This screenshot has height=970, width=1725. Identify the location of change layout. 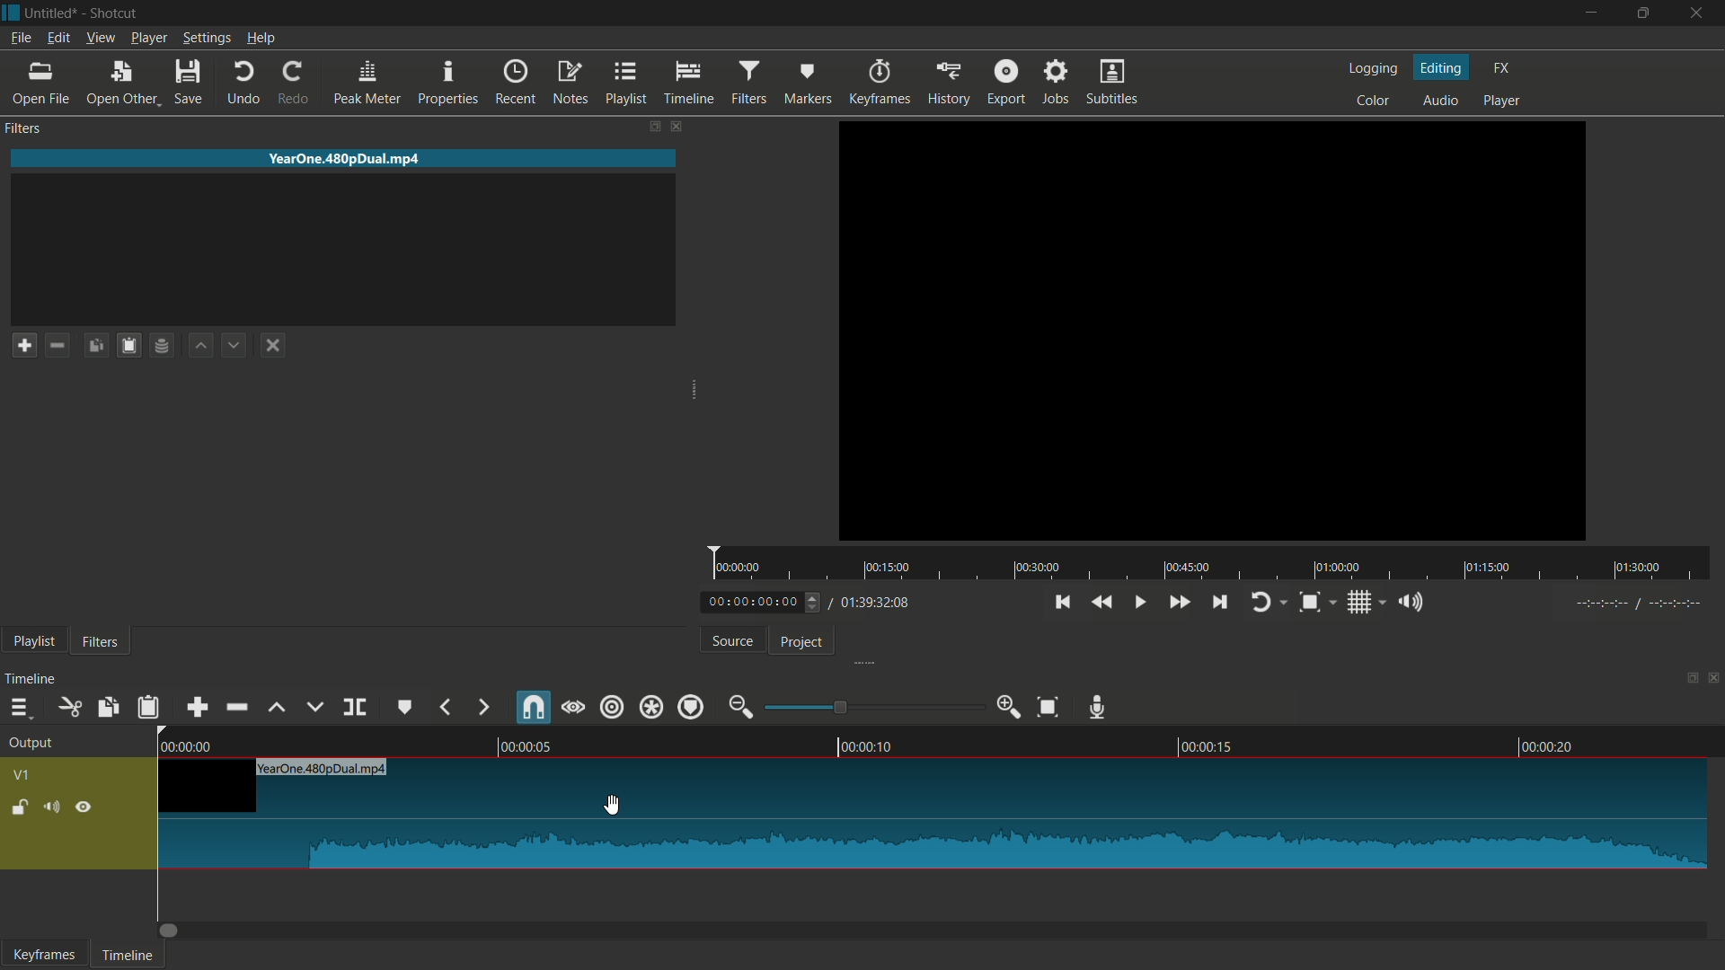
(1686, 680).